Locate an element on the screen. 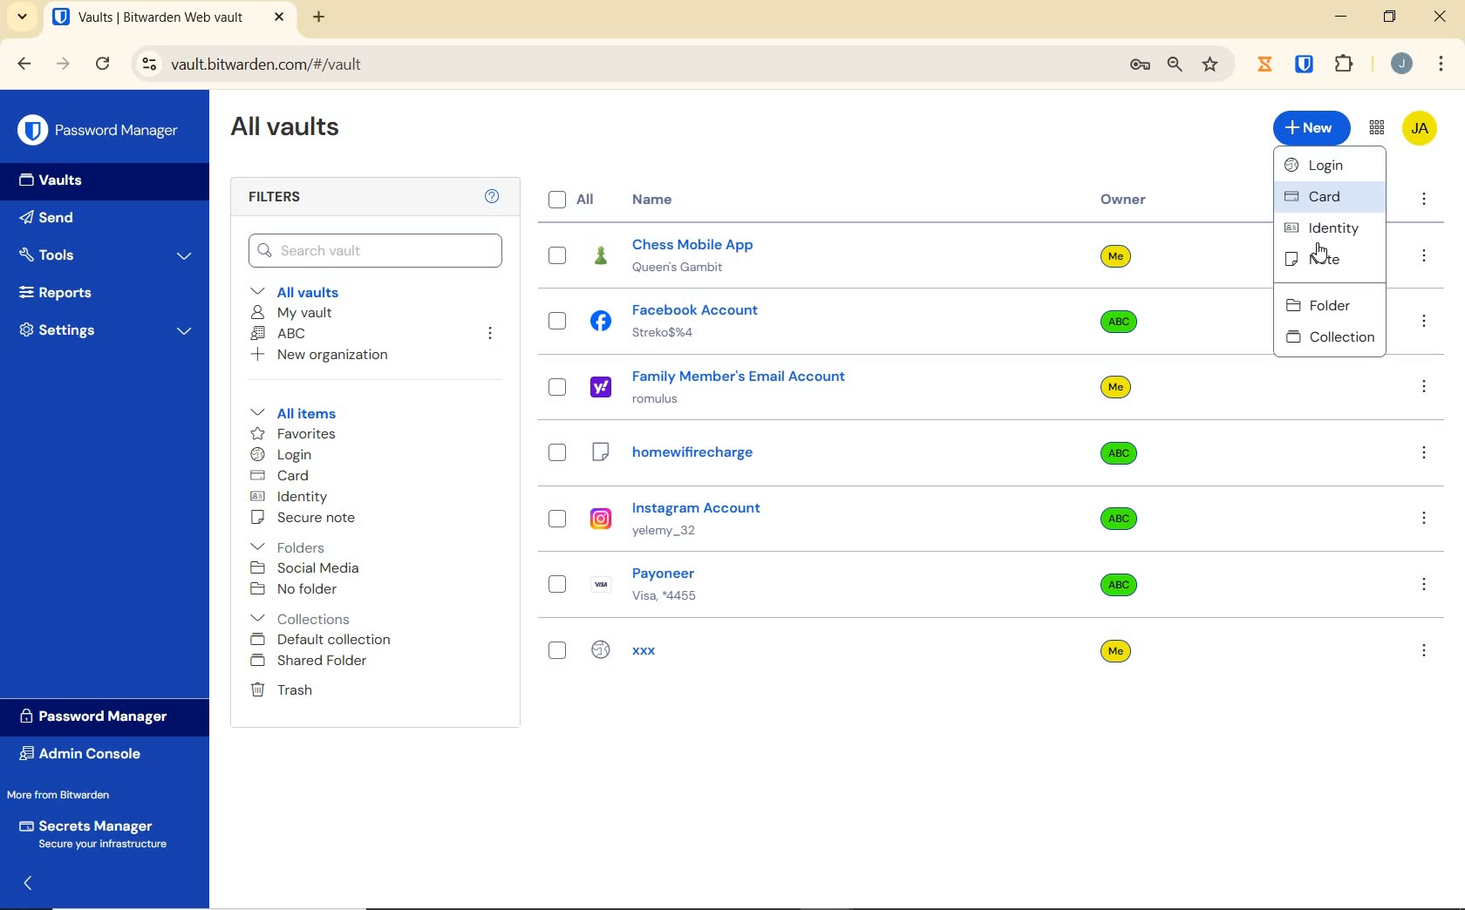  name is located at coordinates (655, 200).